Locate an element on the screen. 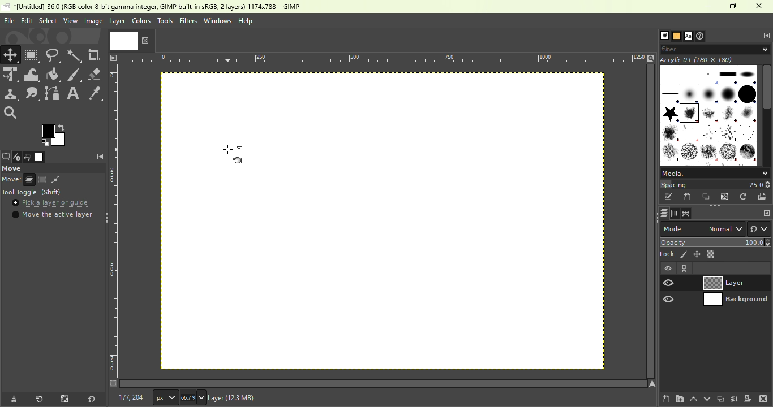  Help is located at coordinates (247, 21).